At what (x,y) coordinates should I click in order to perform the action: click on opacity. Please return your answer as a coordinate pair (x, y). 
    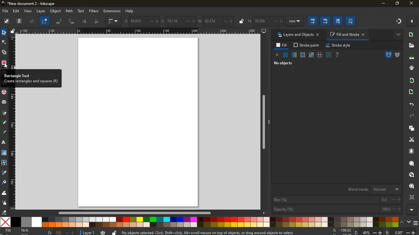
    Looking at the image, I should click on (294, 54).